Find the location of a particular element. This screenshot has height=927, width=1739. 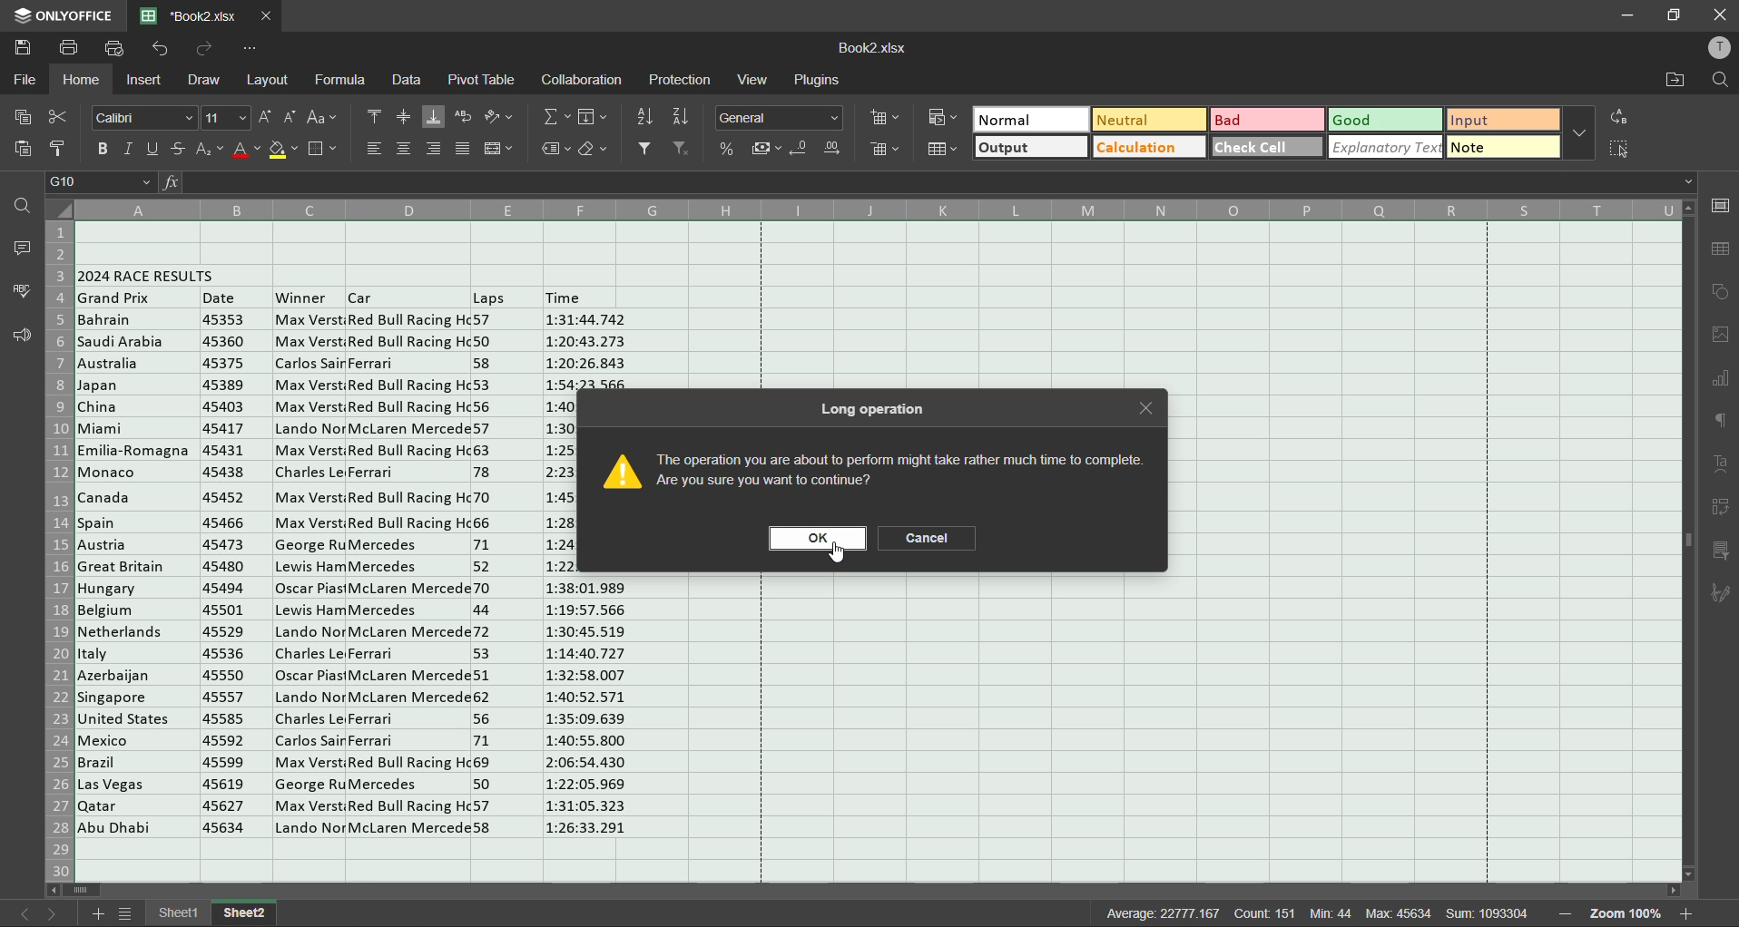

number format is located at coordinates (780, 118).